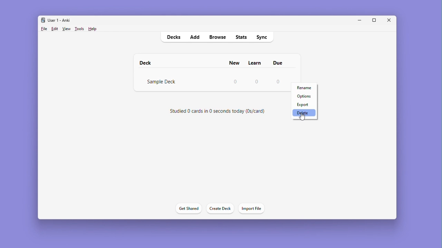 The width and height of the screenshot is (442, 248). I want to click on Delete , so click(305, 114).